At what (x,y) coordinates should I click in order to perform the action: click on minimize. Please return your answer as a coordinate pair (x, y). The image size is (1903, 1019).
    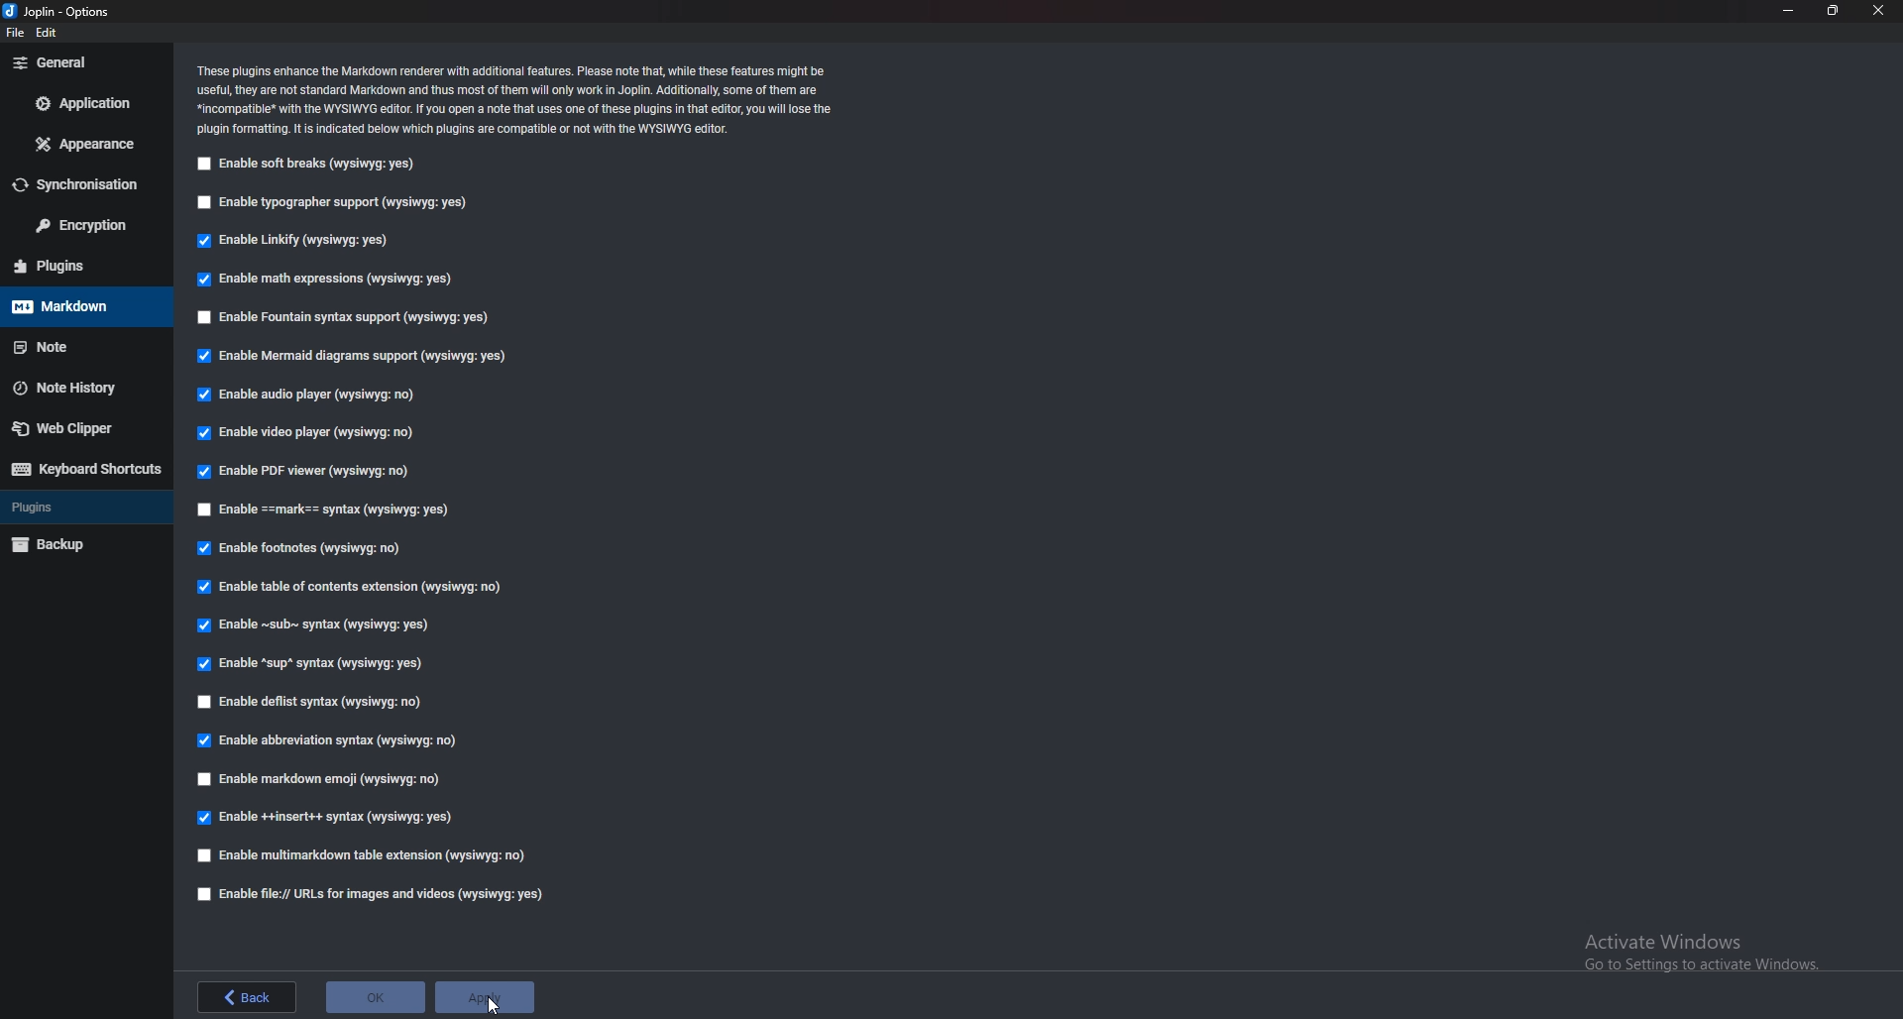
    Looking at the image, I should click on (1788, 9).